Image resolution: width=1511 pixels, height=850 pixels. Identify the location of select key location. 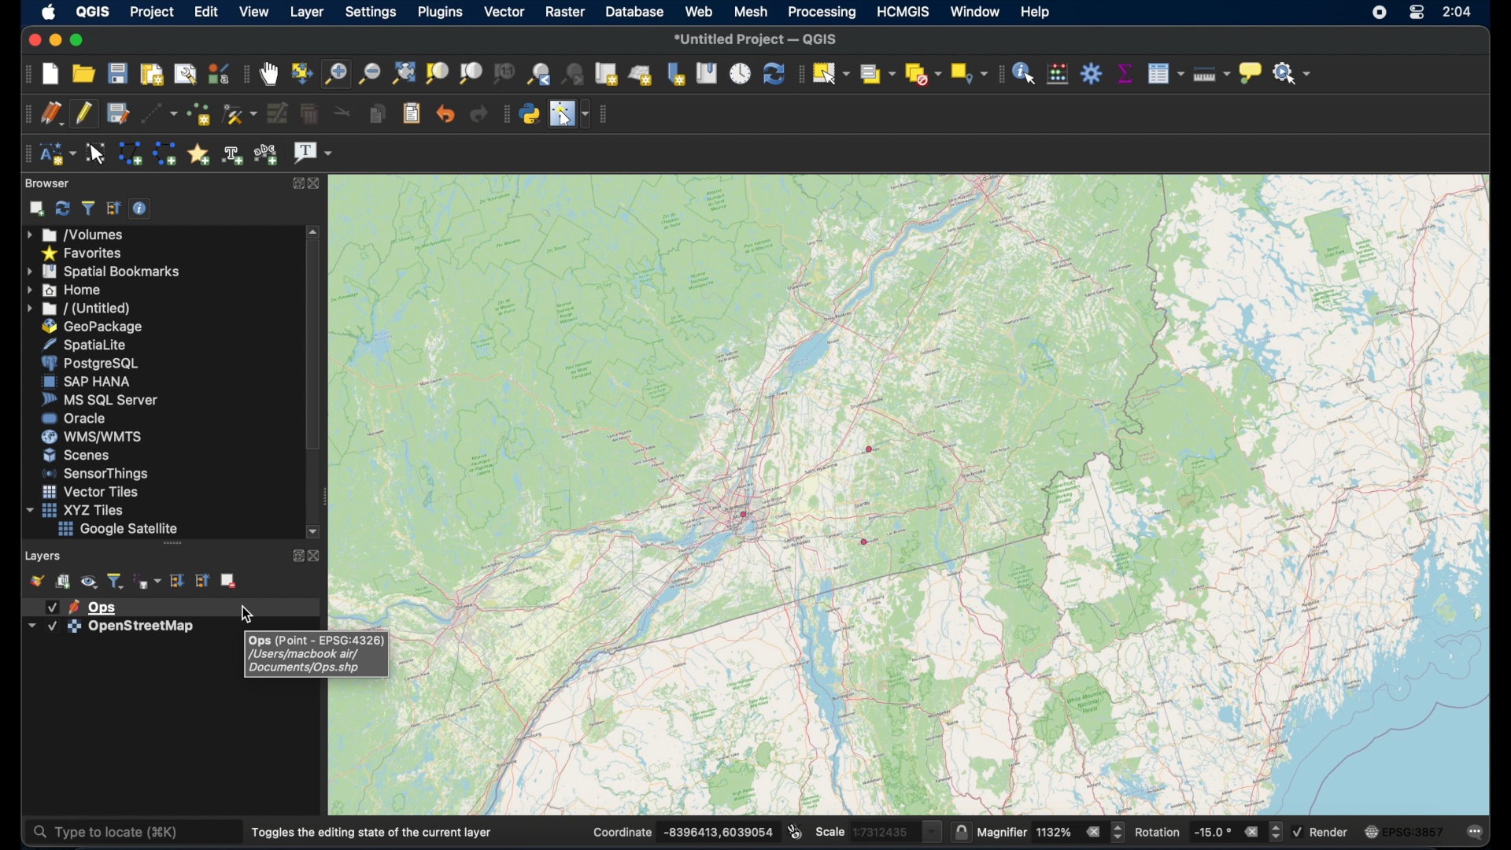
(968, 73).